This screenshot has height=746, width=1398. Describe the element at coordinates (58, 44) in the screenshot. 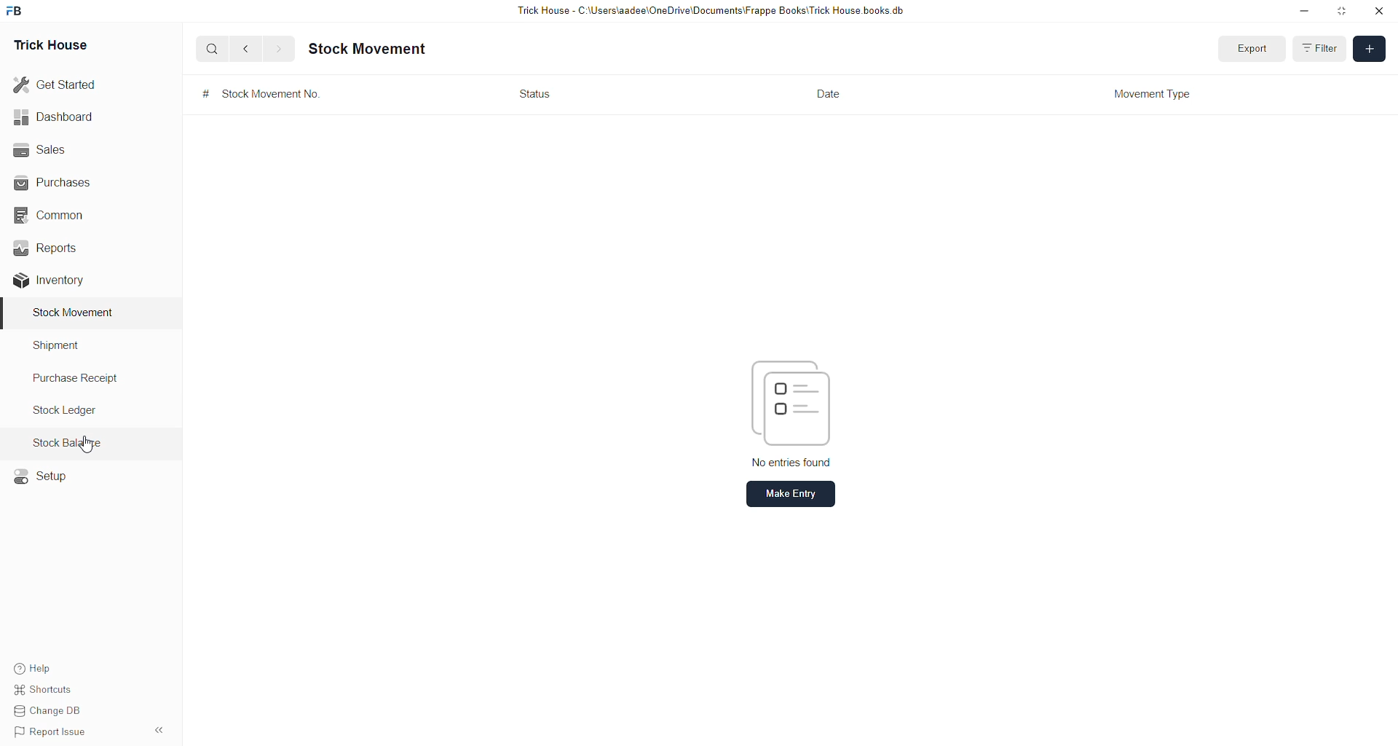

I see `Trick House` at that location.